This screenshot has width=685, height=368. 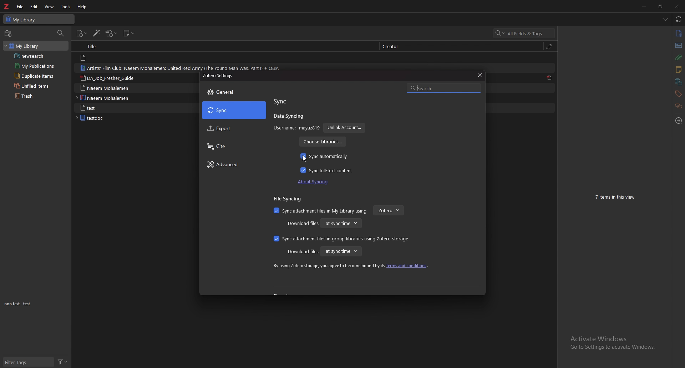 I want to click on zotero, so click(x=389, y=210).